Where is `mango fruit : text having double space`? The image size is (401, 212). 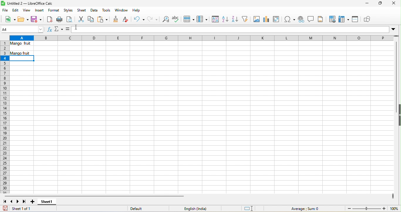 mango fruit : text having double space is located at coordinates (23, 44).